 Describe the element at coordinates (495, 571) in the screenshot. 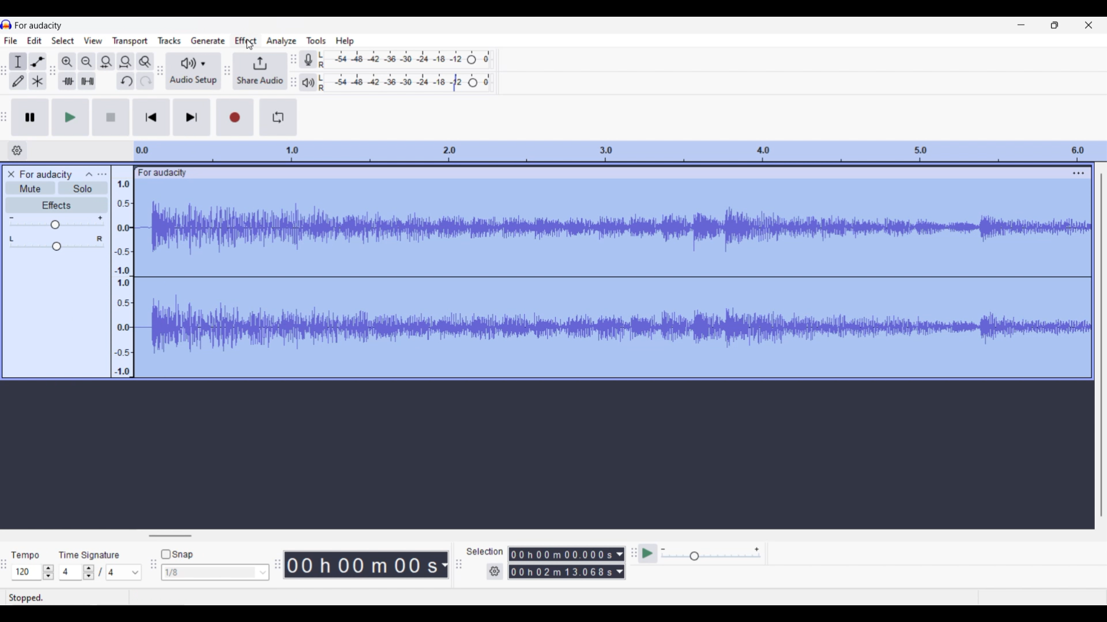

I see `Settings` at that location.